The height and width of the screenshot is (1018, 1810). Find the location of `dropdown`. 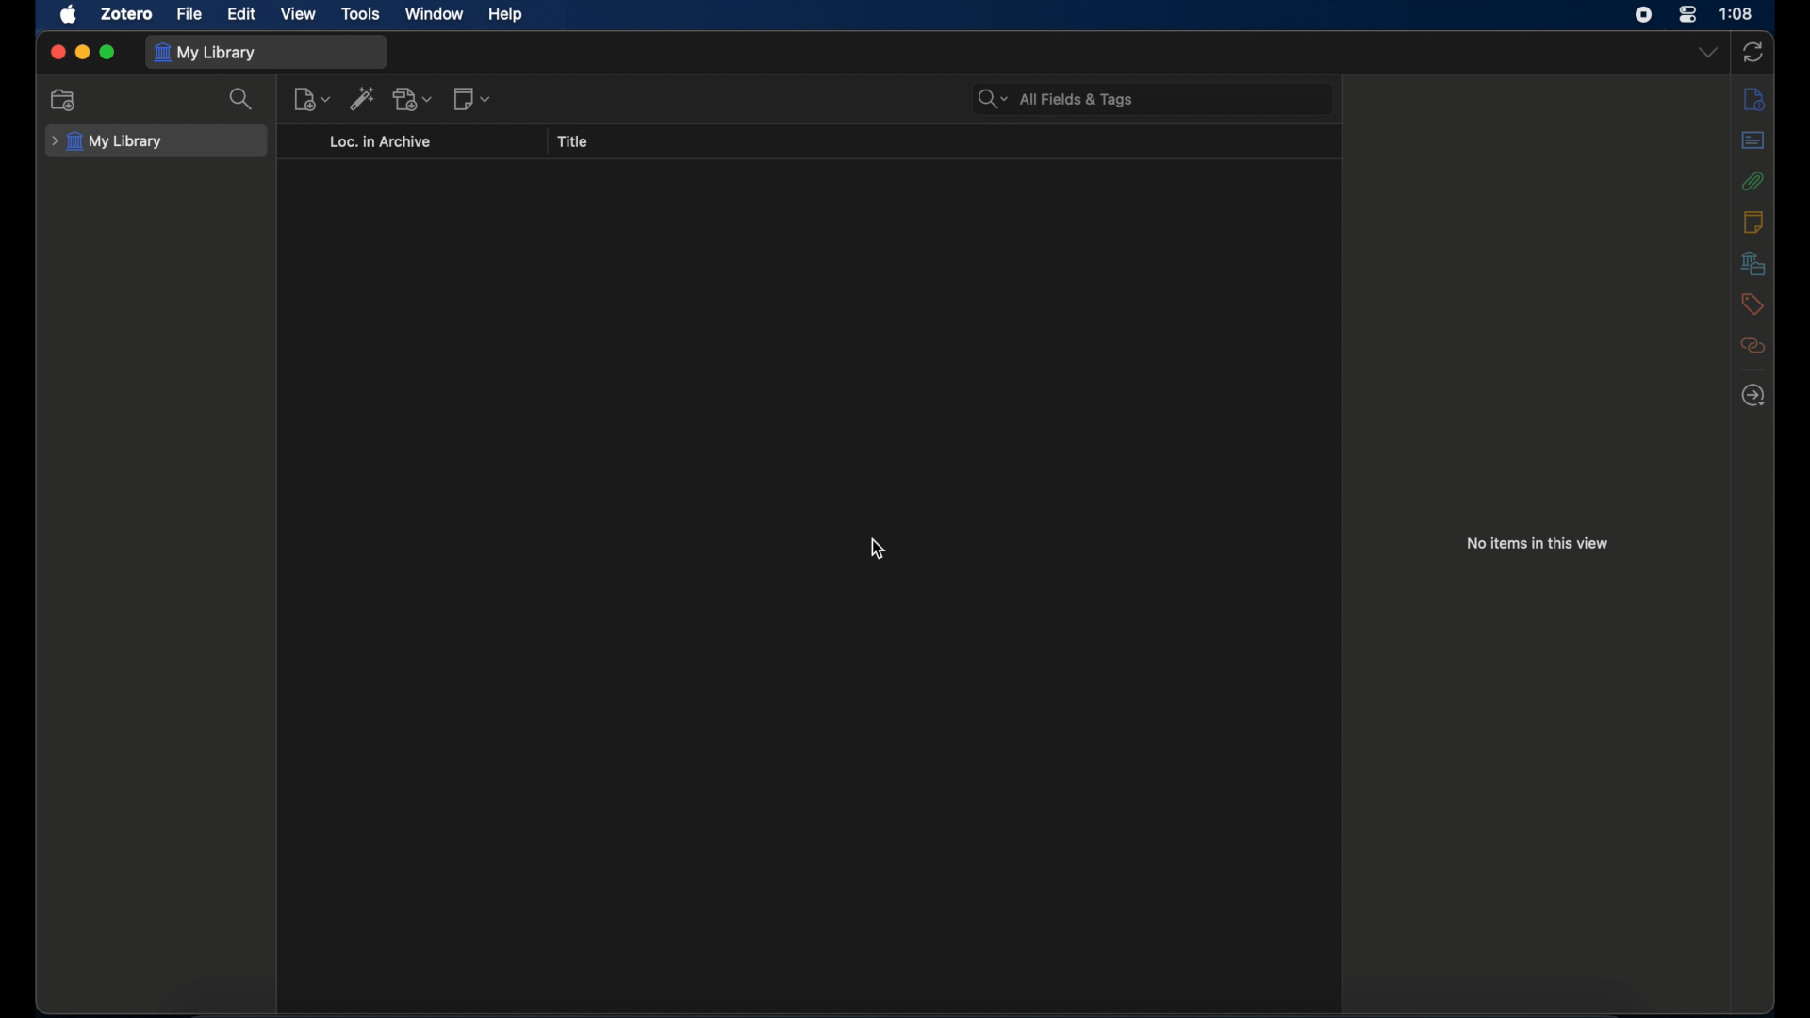

dropdown is located at coordinates (1706, 53).